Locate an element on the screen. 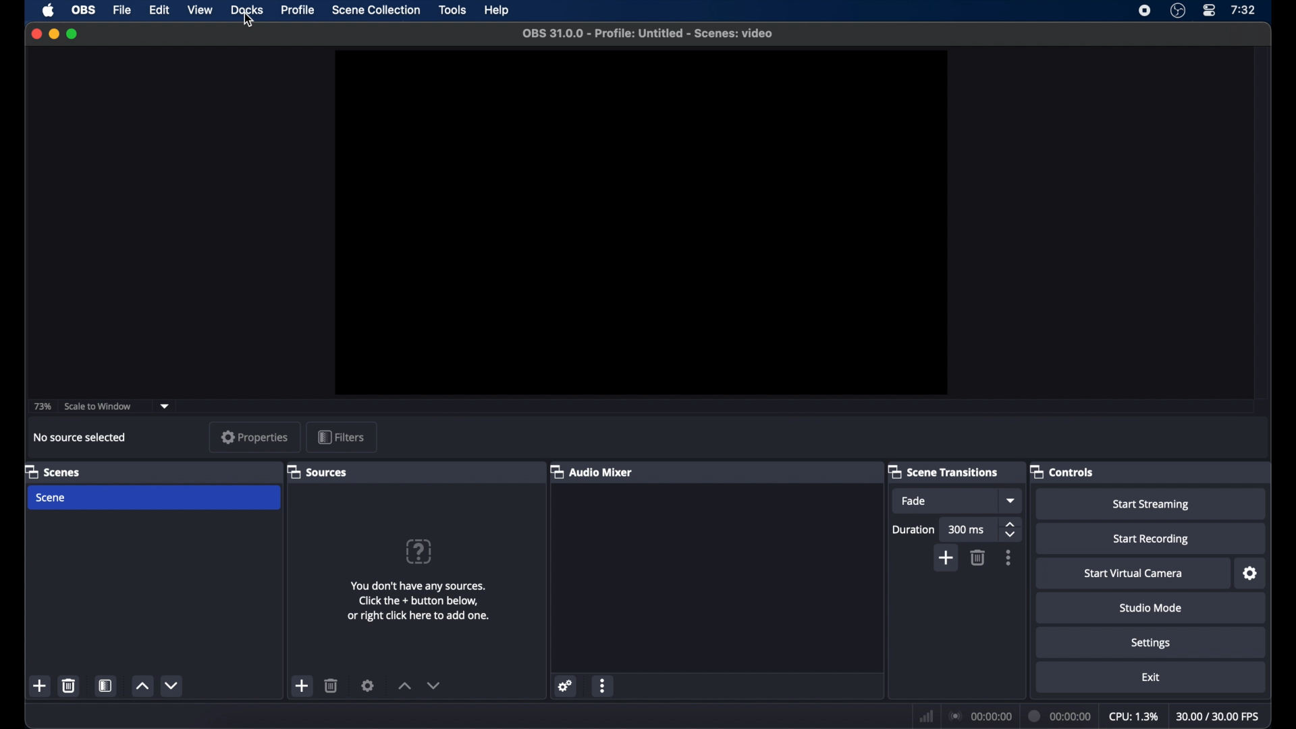 The image size is (1296, 729). add is located at coordinates (40, 686).